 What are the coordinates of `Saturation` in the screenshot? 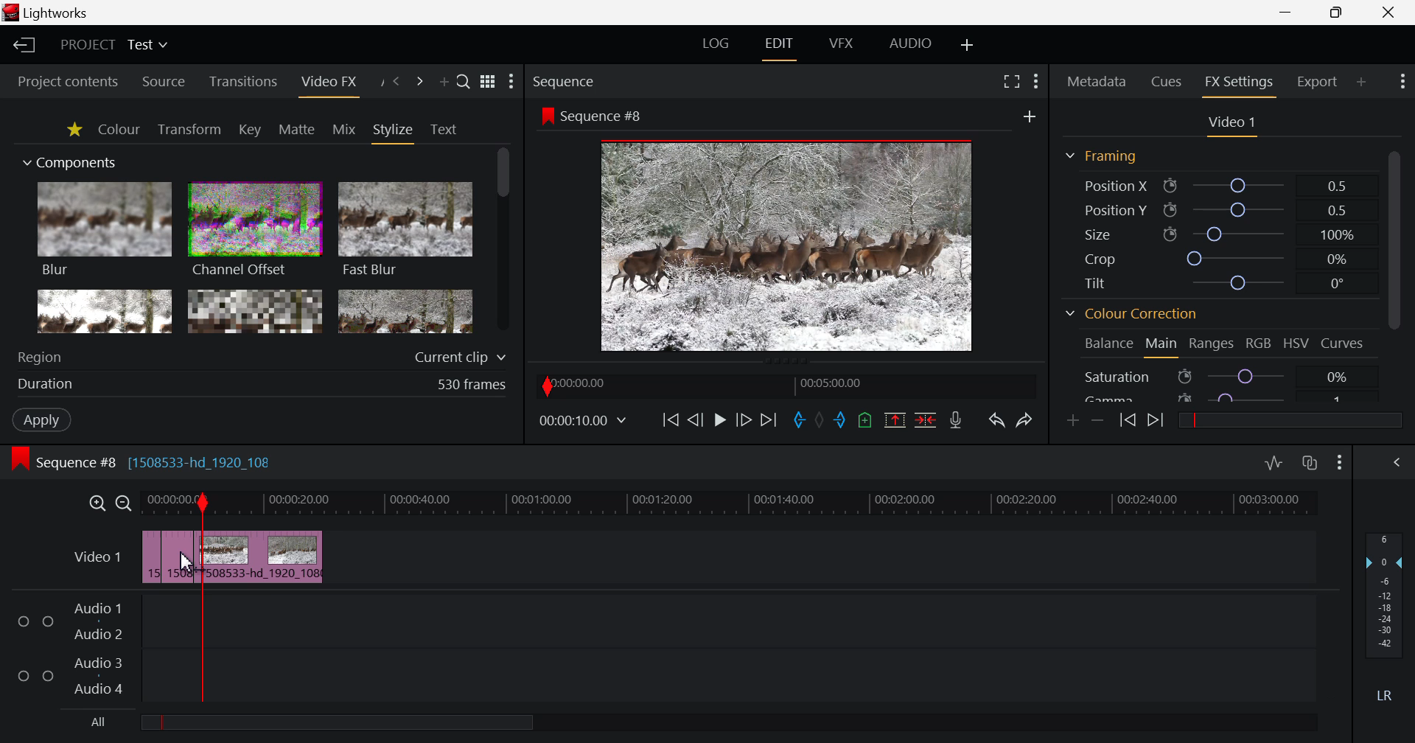 It's located at (1226, 374).